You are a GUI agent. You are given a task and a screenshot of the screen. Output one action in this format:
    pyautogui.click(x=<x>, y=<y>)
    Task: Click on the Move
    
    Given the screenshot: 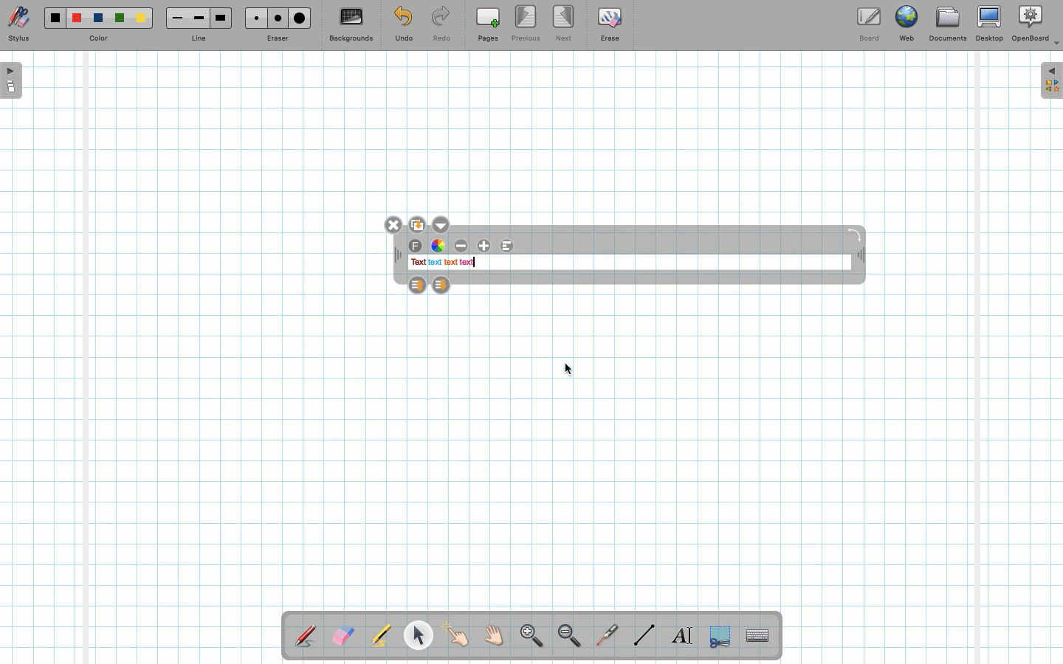 What is the action you would take?
    pyautogui.click(x=859, y=257)
    